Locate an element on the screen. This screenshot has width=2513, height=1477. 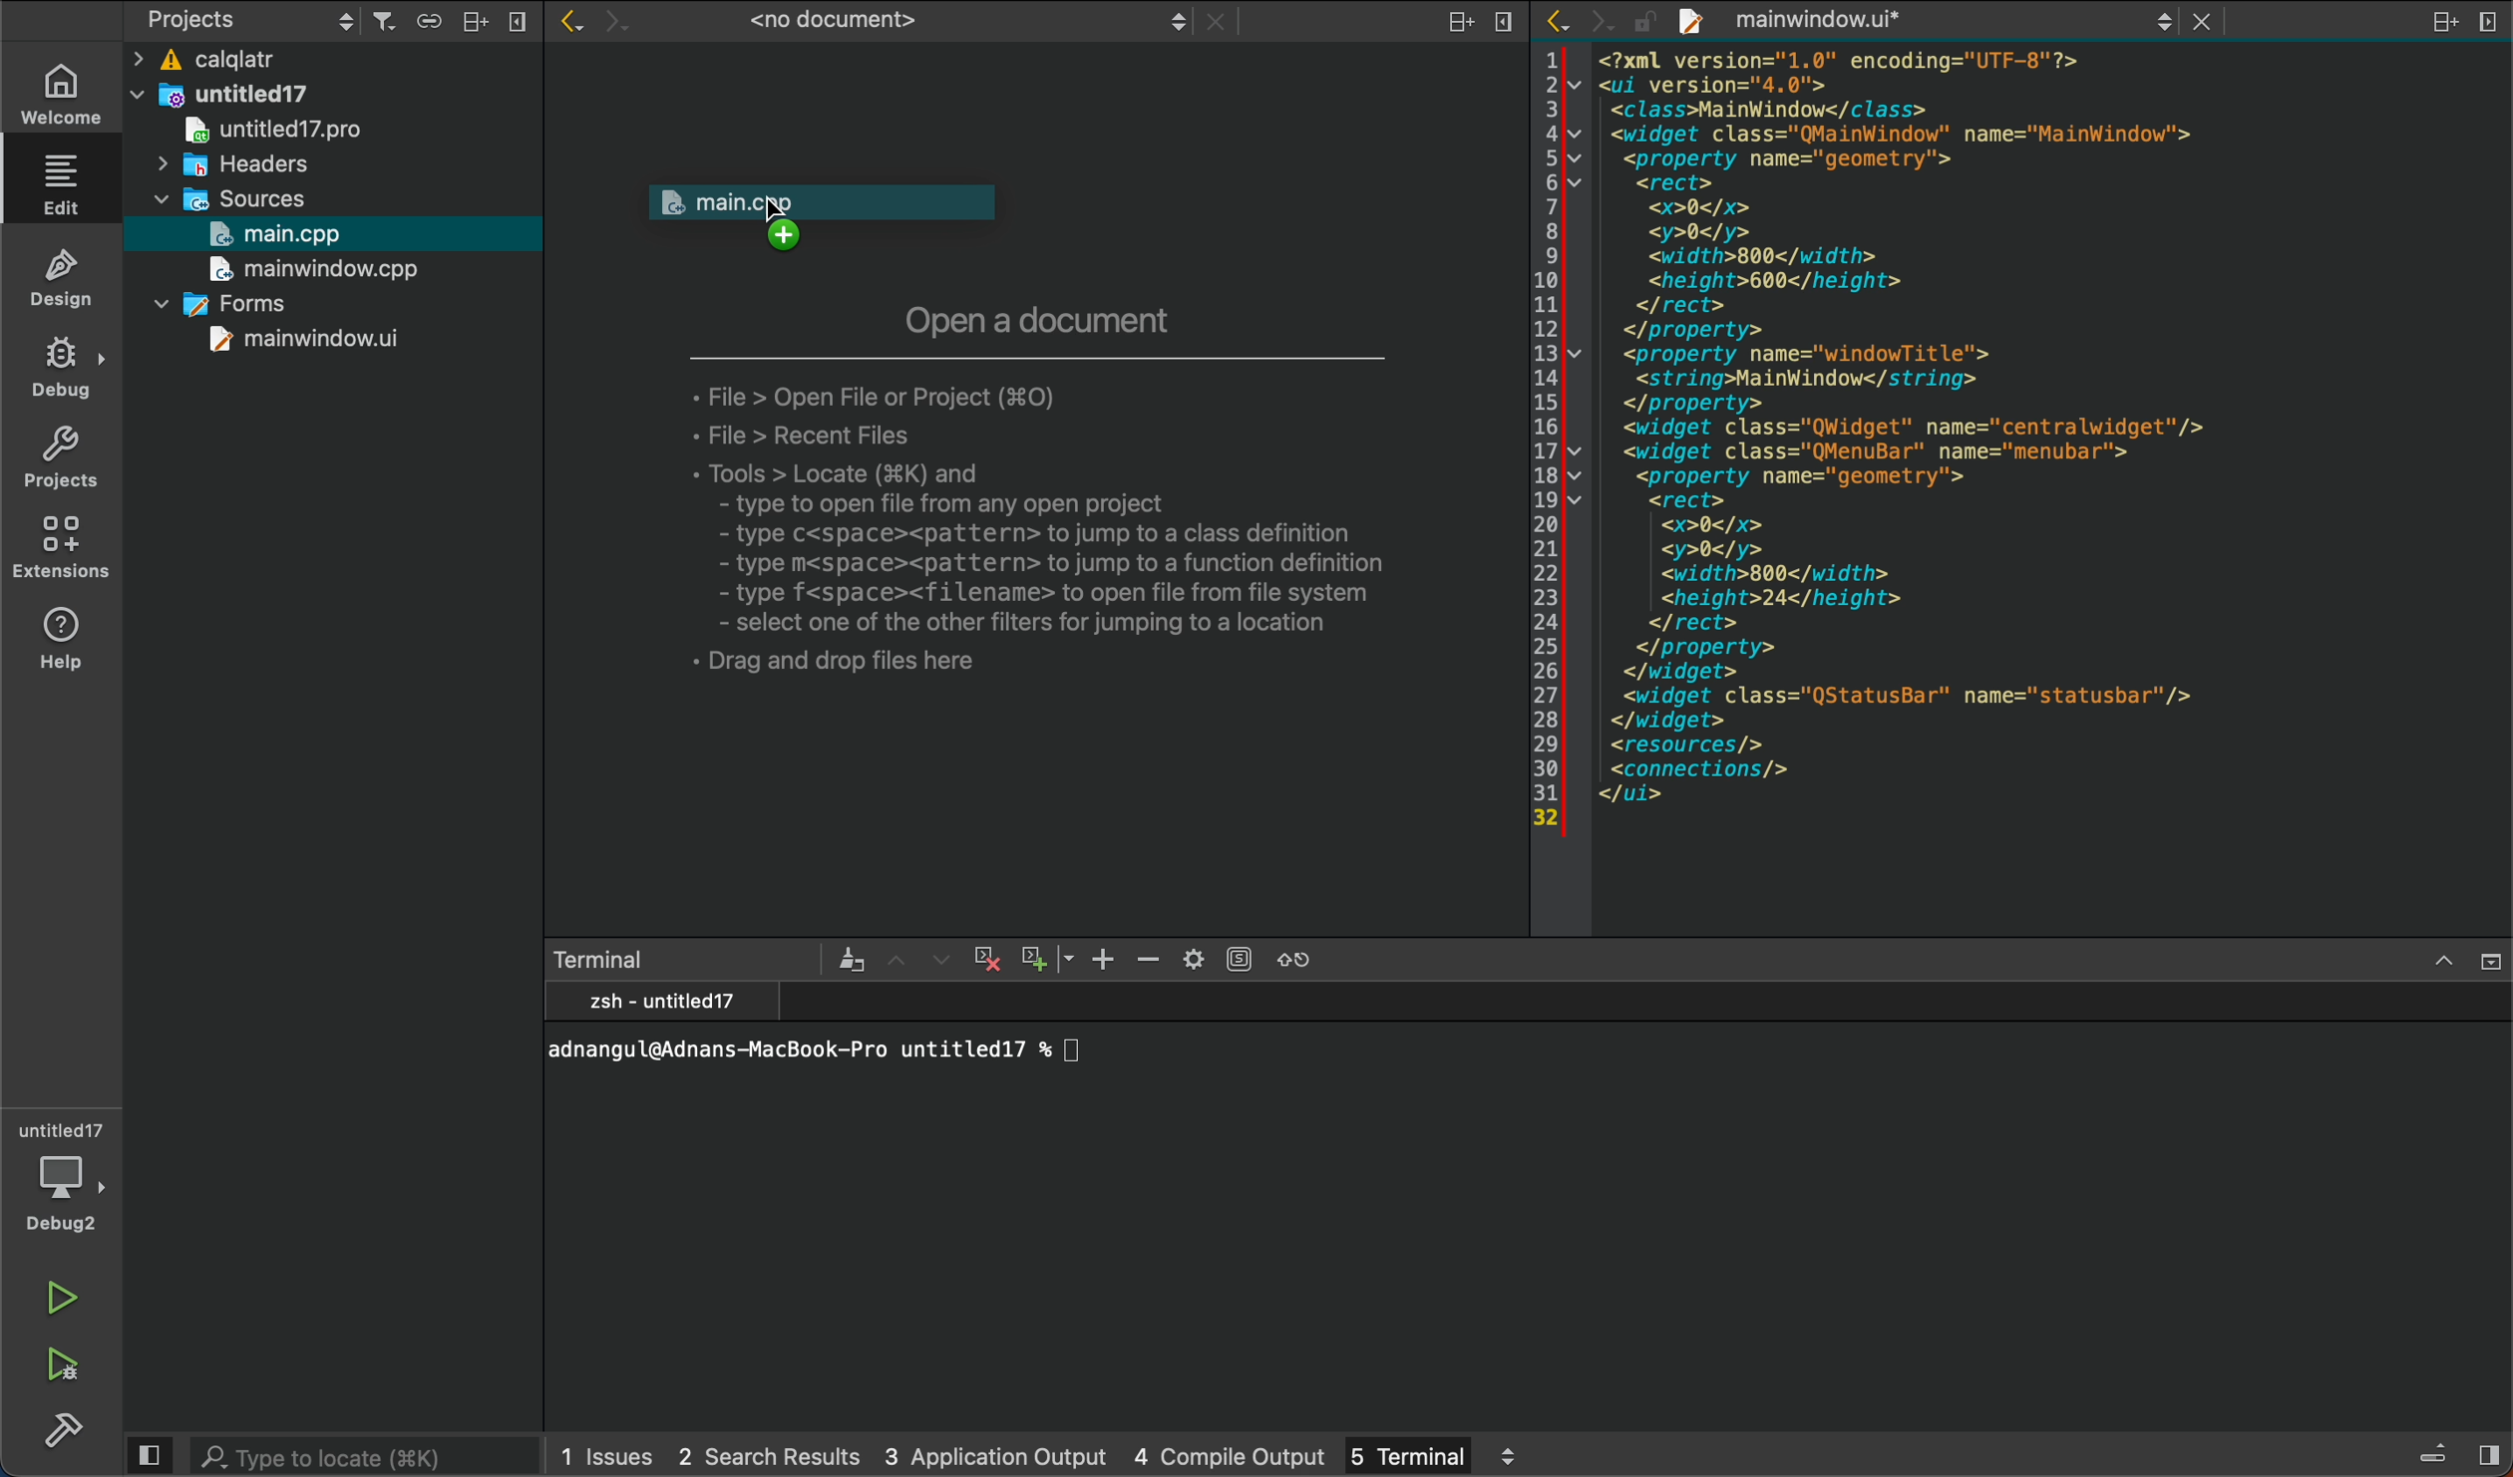
file content is located at coordinates (2043, 488).